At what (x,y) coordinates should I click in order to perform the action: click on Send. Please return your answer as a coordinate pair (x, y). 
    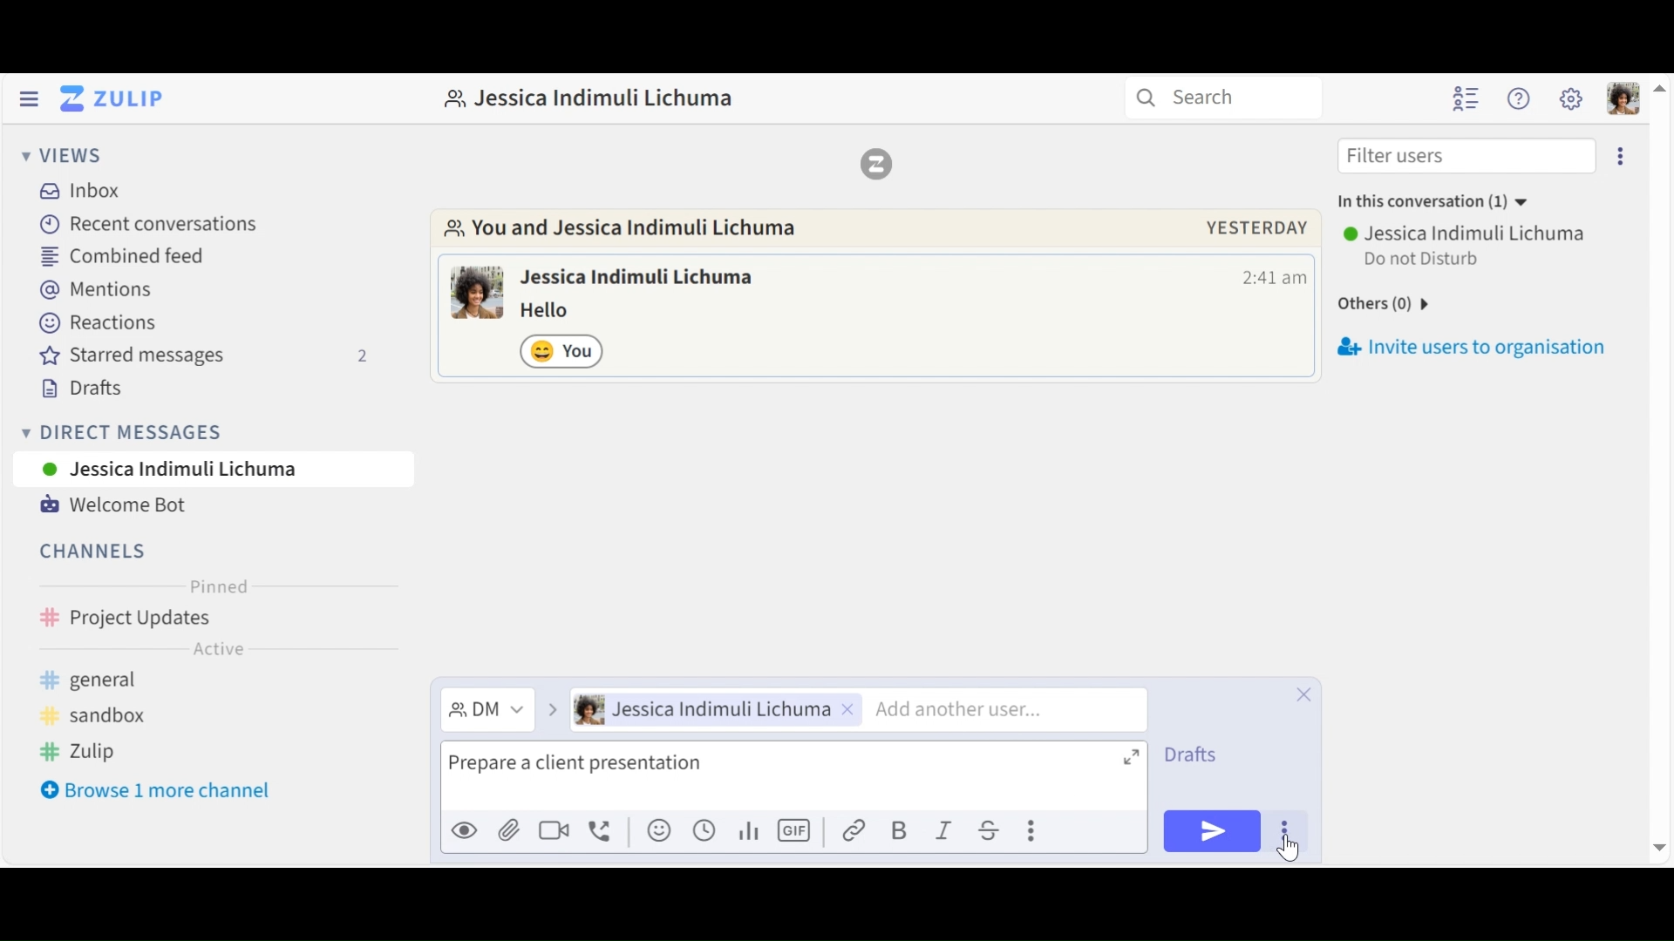
    Looking at the image, I should click on (1211, 831).